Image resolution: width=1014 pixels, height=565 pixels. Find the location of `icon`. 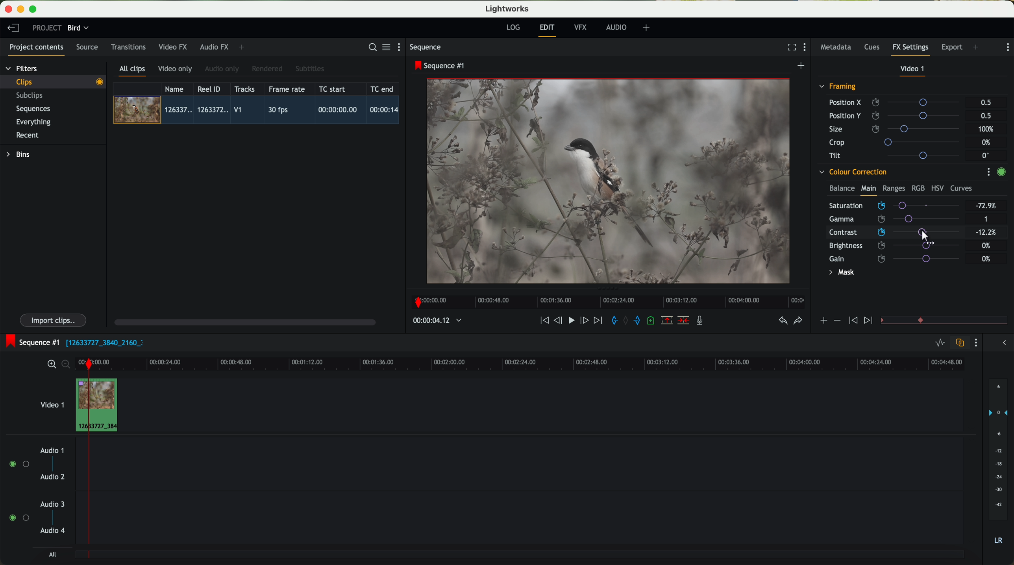

icon is located at coordinates (870, 321).